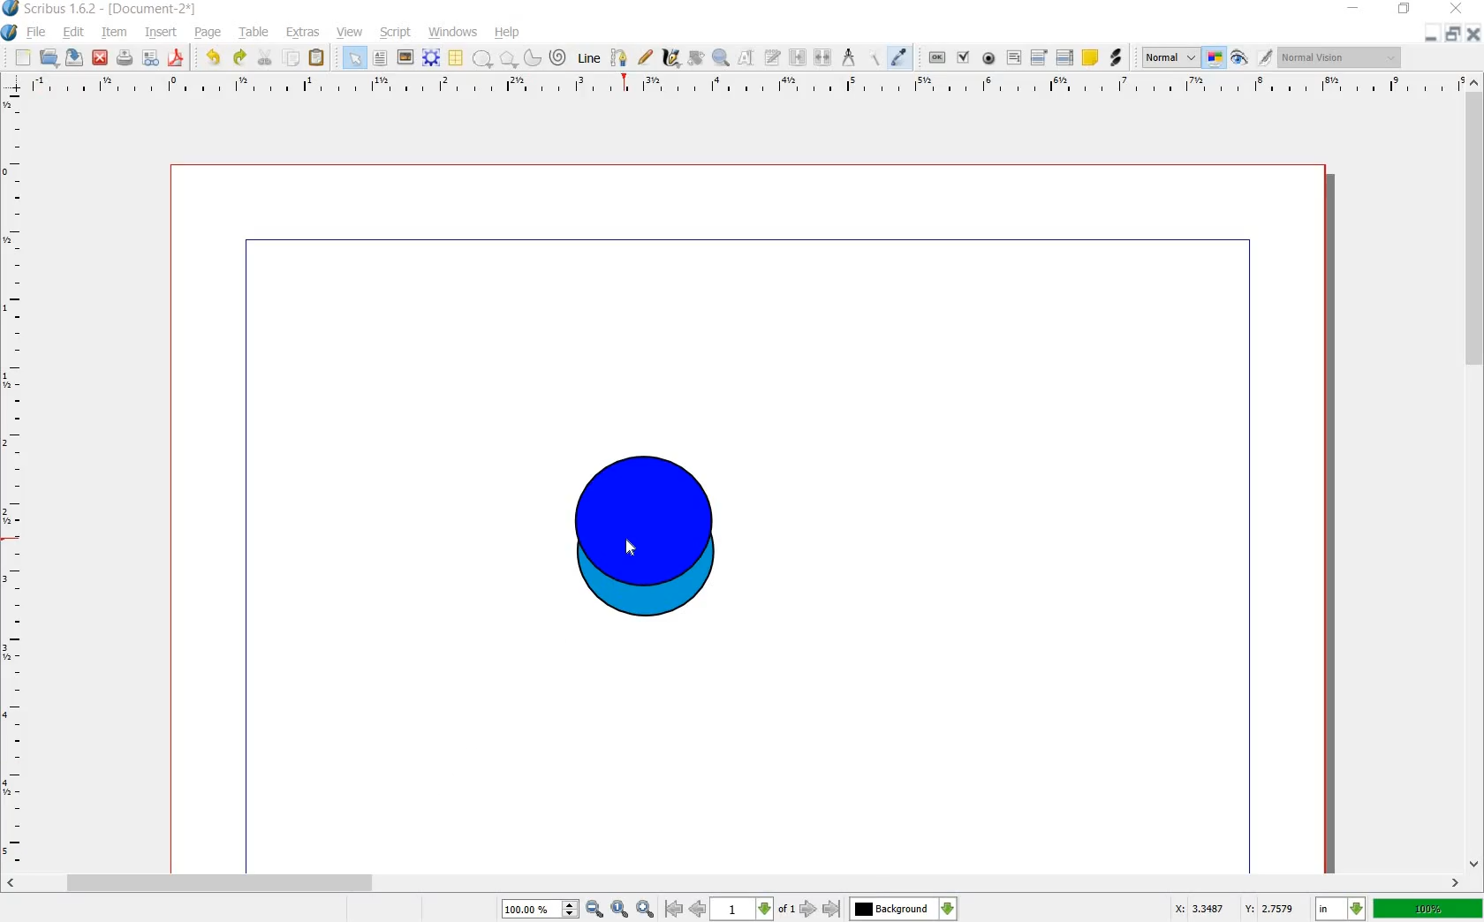  Describe the element at coordinates (354, 57) in the screenshot. I see `select item` at that location.